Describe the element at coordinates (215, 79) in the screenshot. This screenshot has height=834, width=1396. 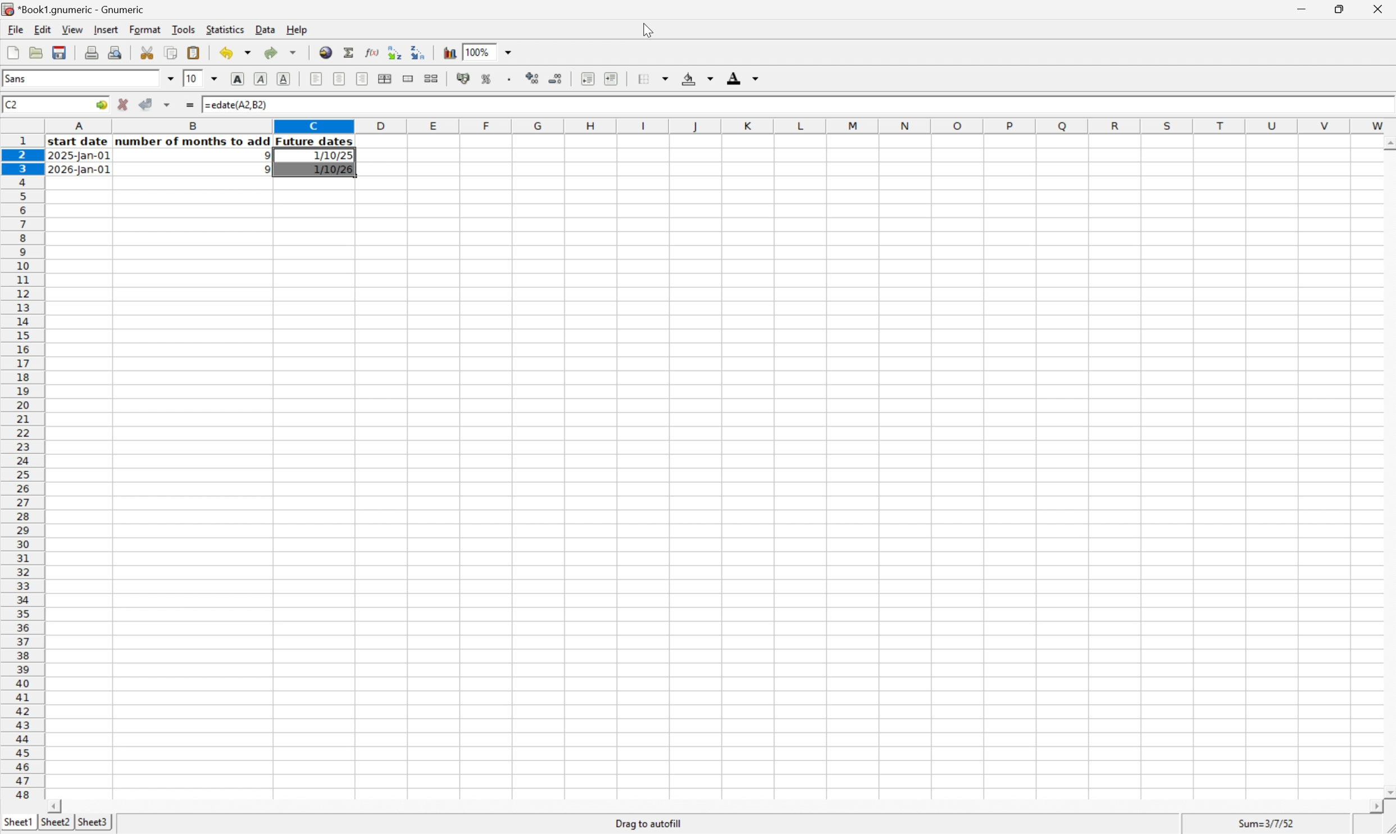
I see `Drop Down` at that location.